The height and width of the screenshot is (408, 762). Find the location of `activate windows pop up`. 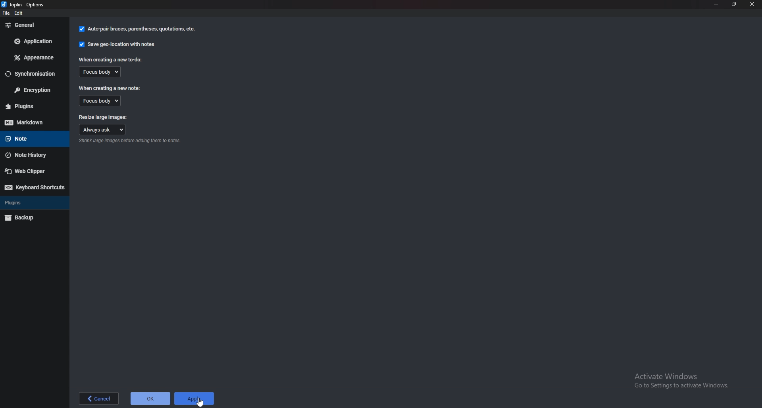

activate windows pop up is located at coordinates (681, 381).